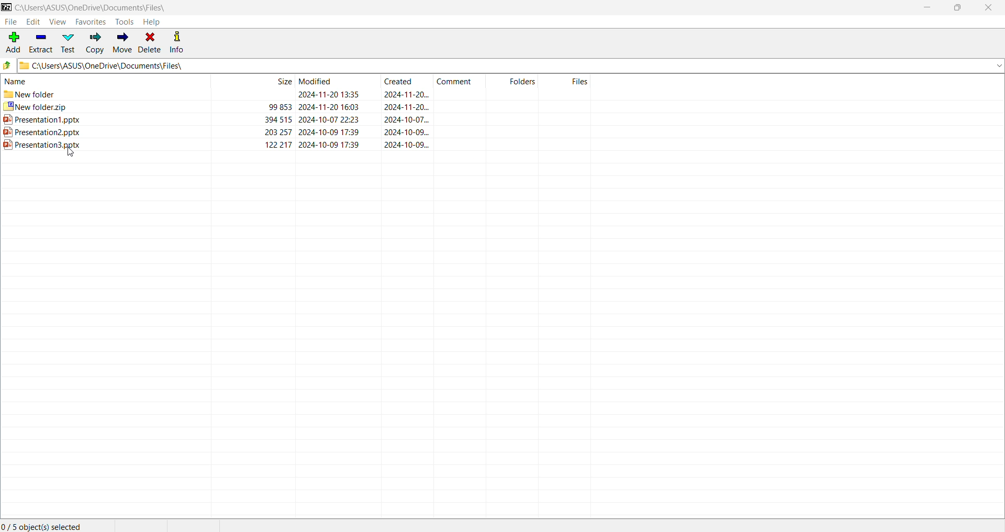 The height and width of the screenshot is (532, 1005). I want to click on Restore Down, so click(958, 9).